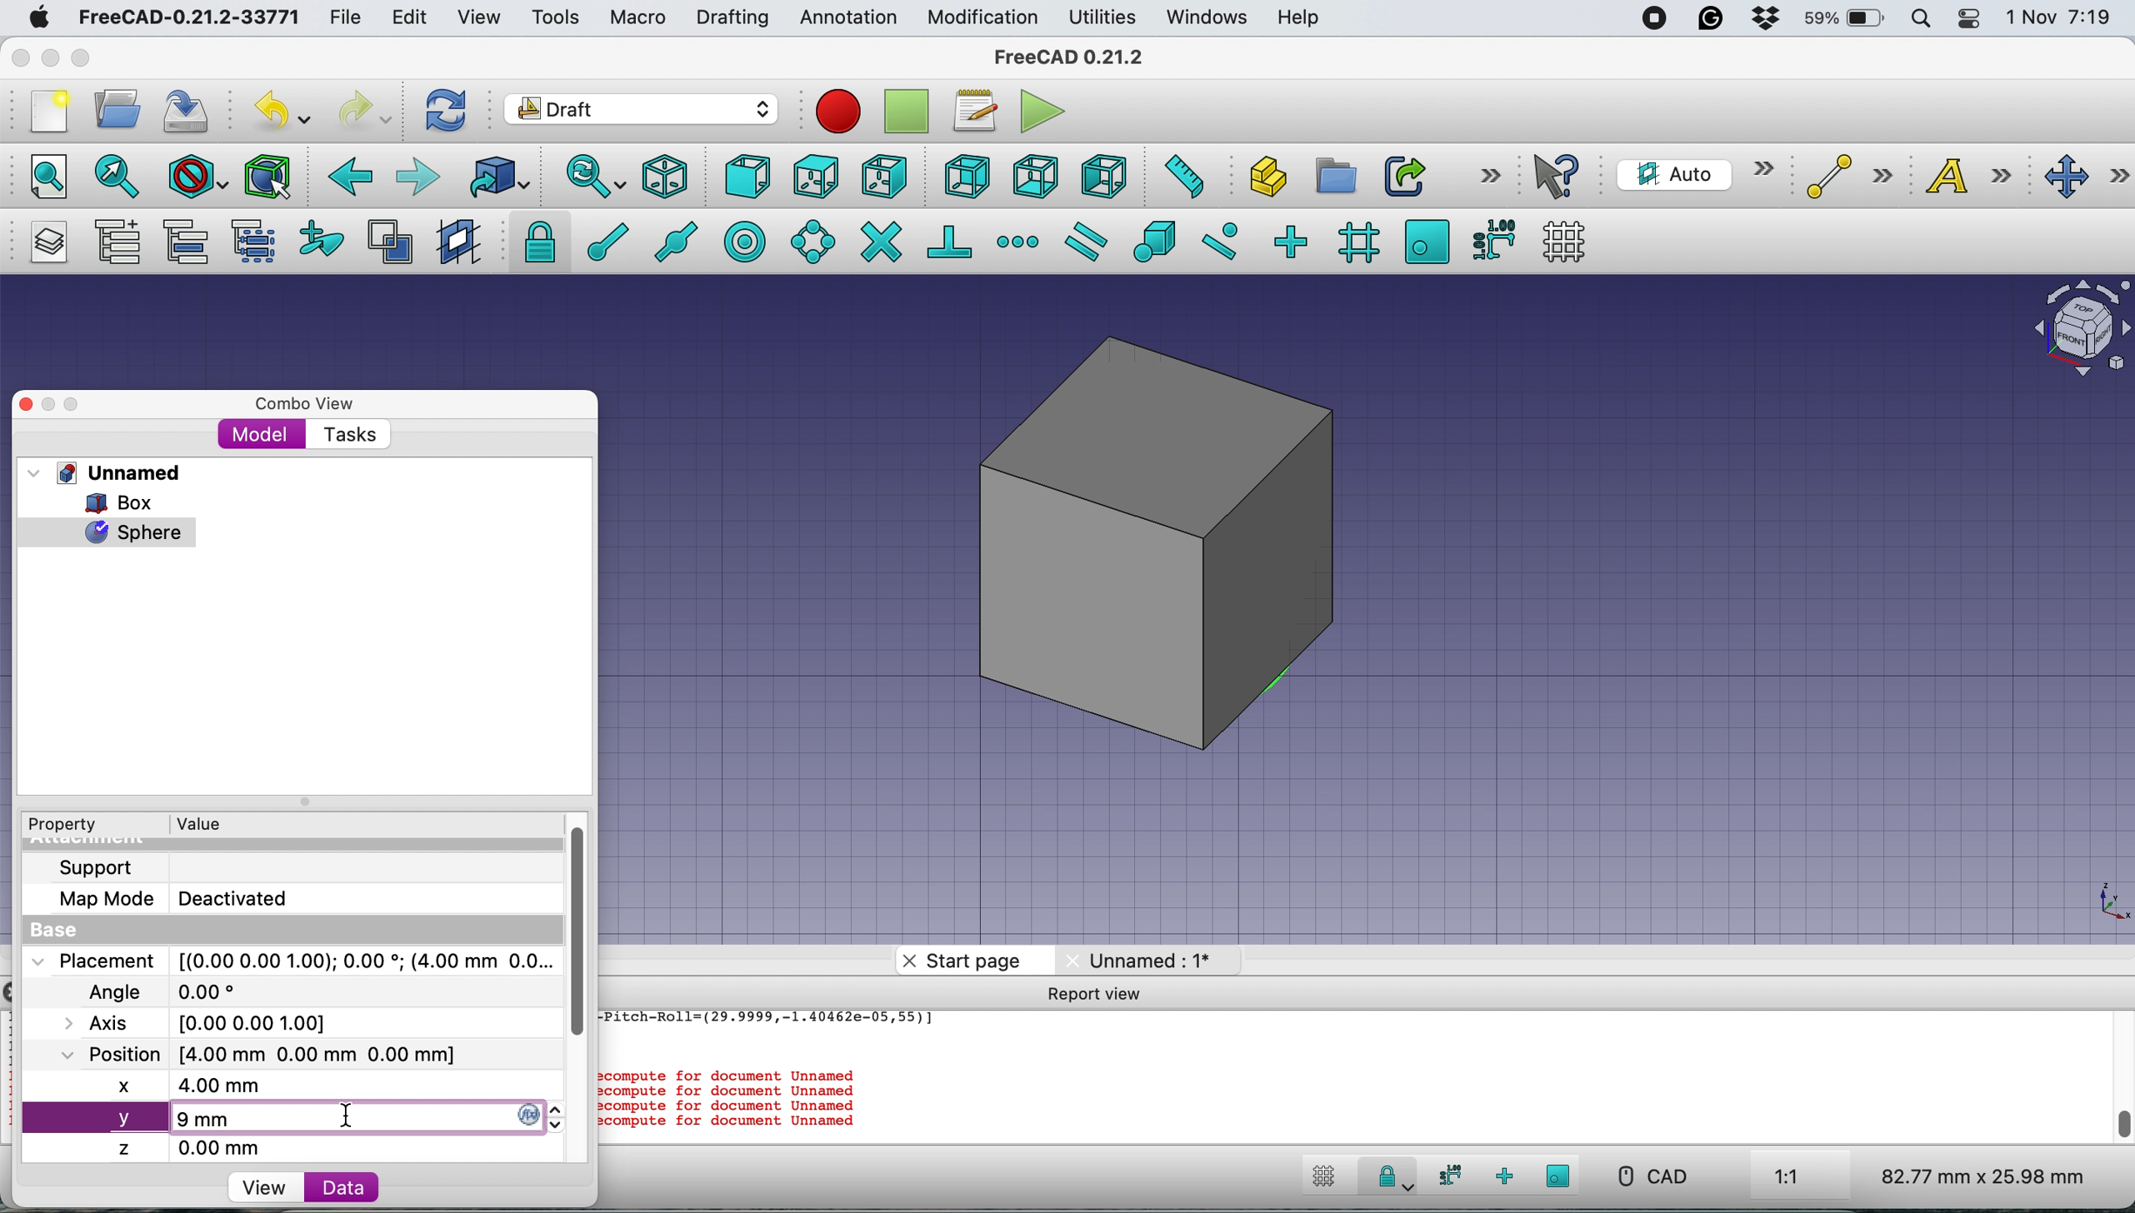 The width and height of the screenshot is (2135, 1213). Describe the element at coordinates (392, 242) in the screenshot. I see `toggle normal wireframe display` at that location.